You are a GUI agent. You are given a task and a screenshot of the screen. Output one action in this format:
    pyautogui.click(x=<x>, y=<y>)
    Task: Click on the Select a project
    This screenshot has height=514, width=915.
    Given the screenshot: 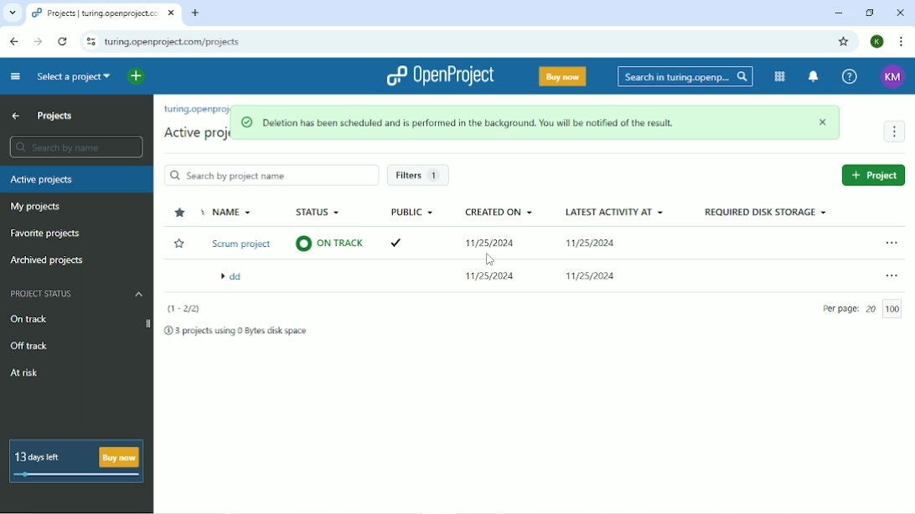 What is the action you would take?
    pyautogui.click(x=75, y=78)
    